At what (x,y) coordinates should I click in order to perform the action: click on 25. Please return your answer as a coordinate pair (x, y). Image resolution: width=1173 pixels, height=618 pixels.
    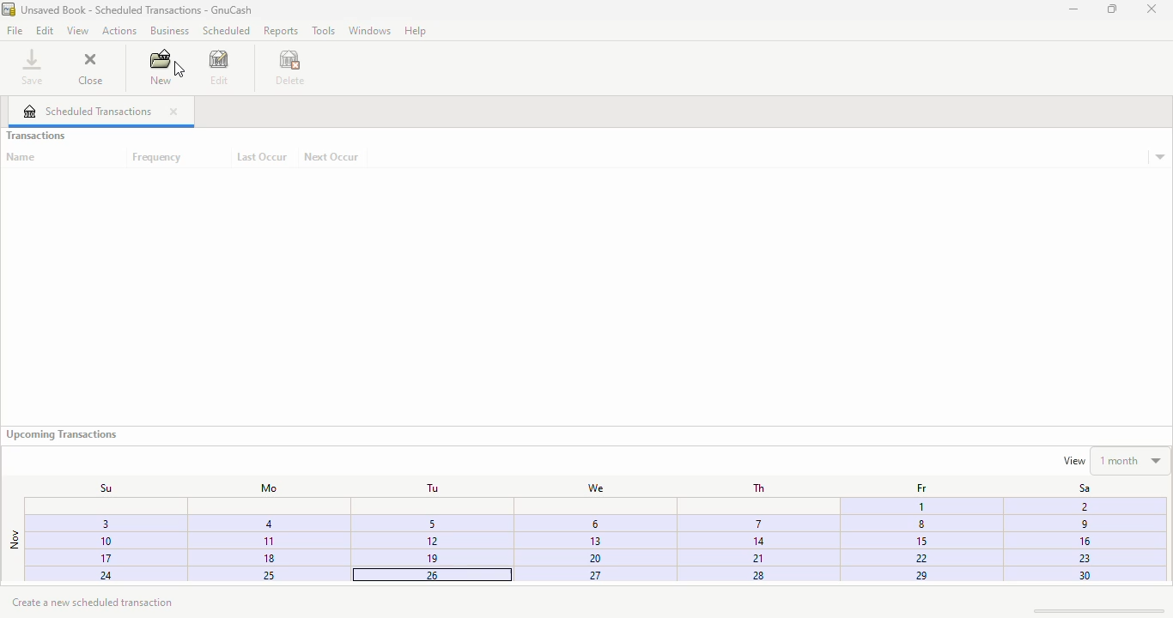
    Looking at the image, I should click on (259, 575).